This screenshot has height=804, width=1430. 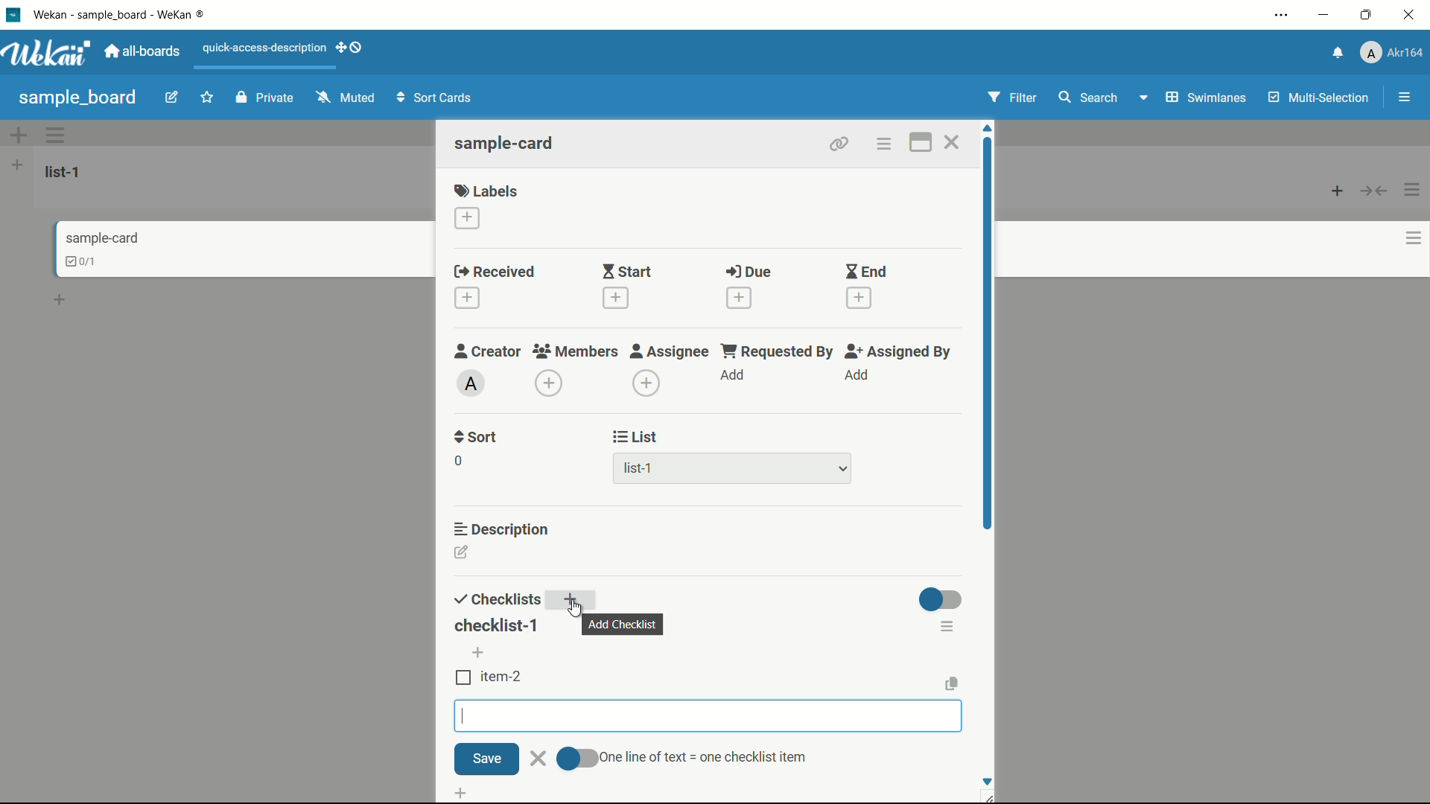 What do you see at coordinates (1368, 16) in the screenshot?
I see `maximize` at bounding box center [1368, 16].